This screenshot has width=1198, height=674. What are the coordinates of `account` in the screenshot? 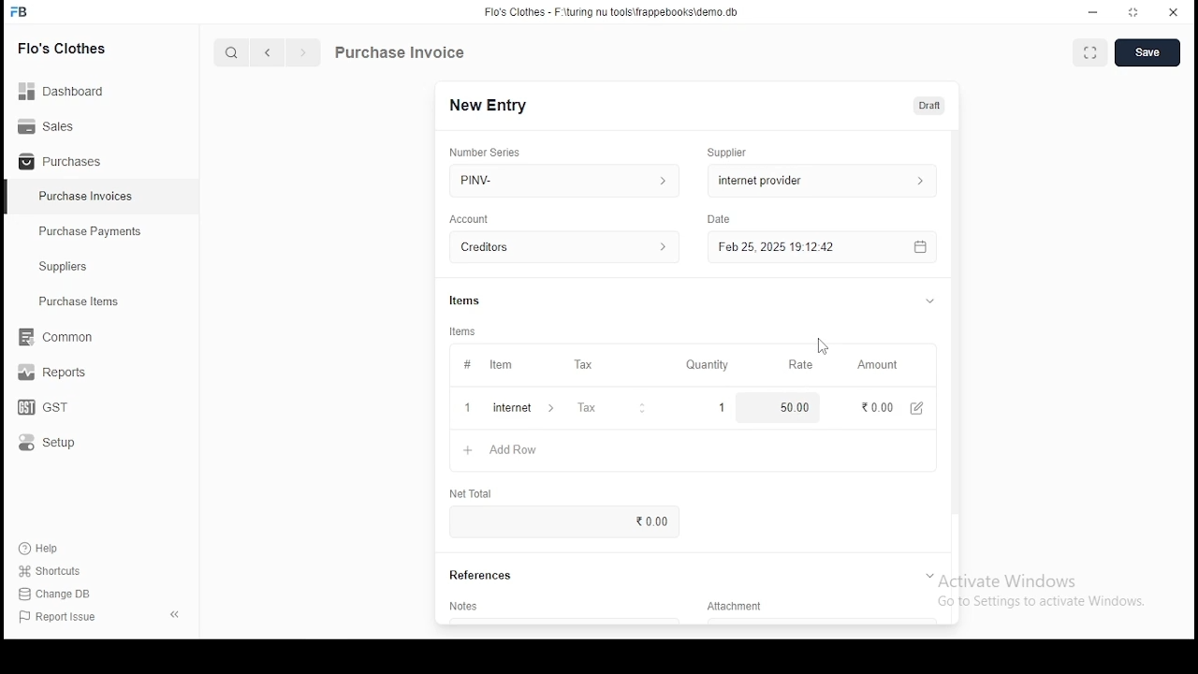 It's located at (565, 248).